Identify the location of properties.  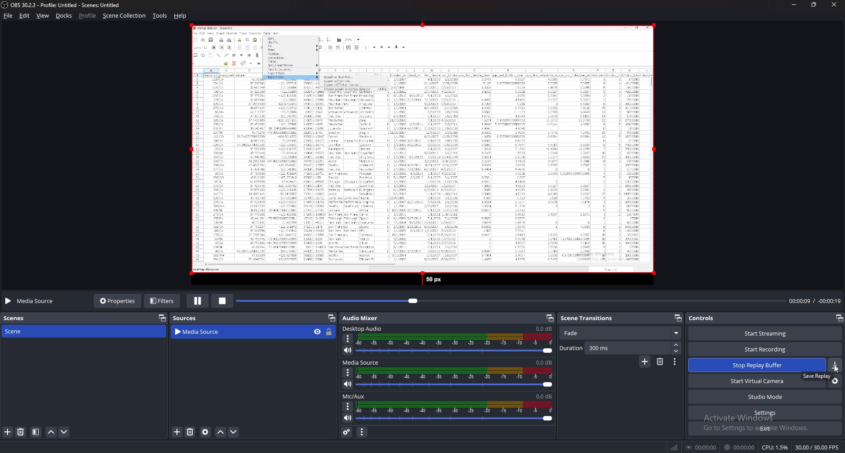
(116, 302).